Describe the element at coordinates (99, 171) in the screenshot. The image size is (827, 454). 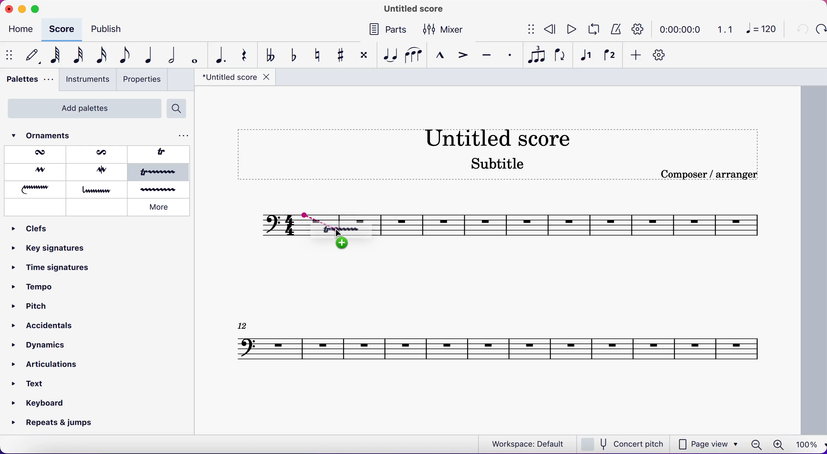
I see `inverted turn` at that location.